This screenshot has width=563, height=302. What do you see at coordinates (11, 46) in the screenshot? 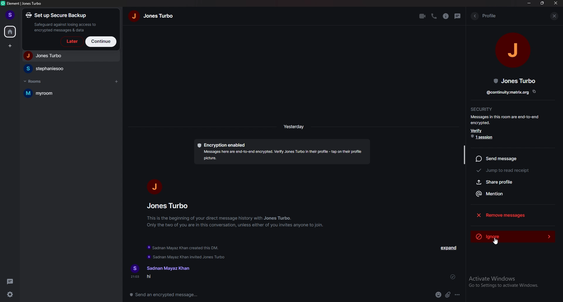
I see `create space` at bounding box center [11, 46].